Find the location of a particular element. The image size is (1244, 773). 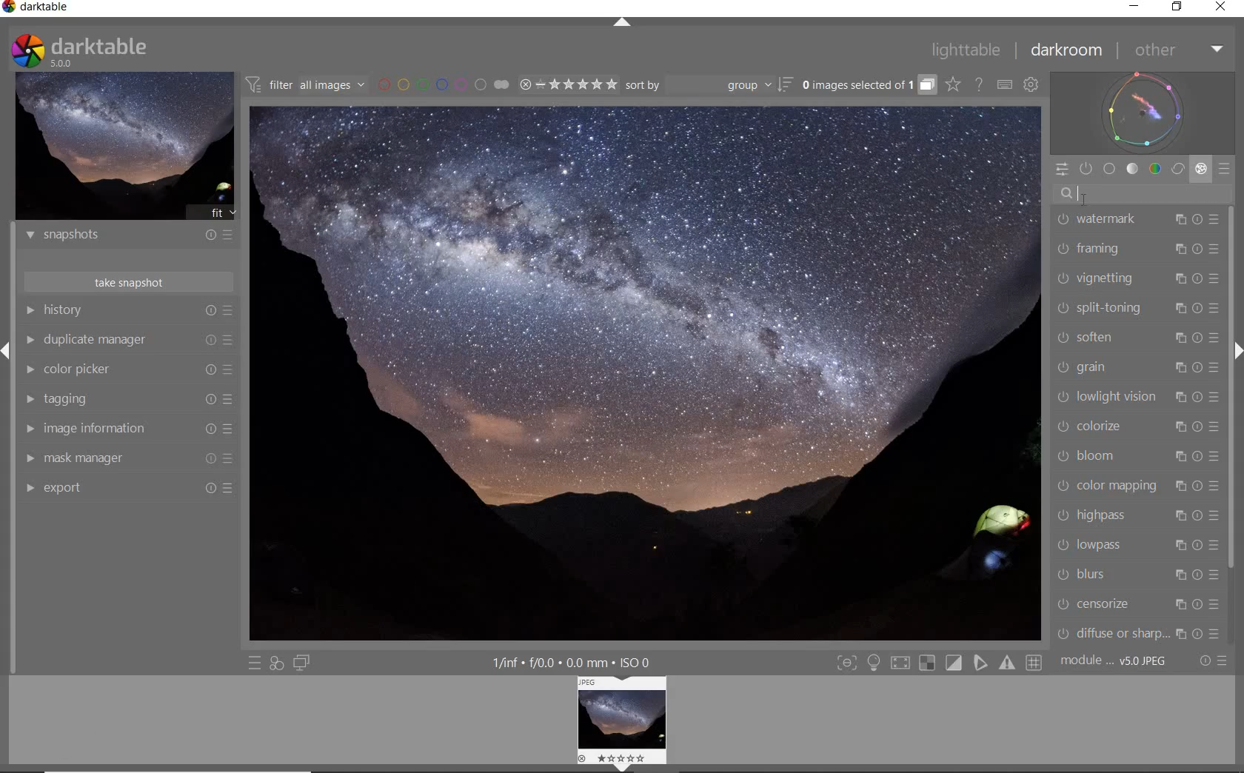

DISPLAY A SECOND DARKROOM IMAGE WINDOW is located at coordinates (301, 663).